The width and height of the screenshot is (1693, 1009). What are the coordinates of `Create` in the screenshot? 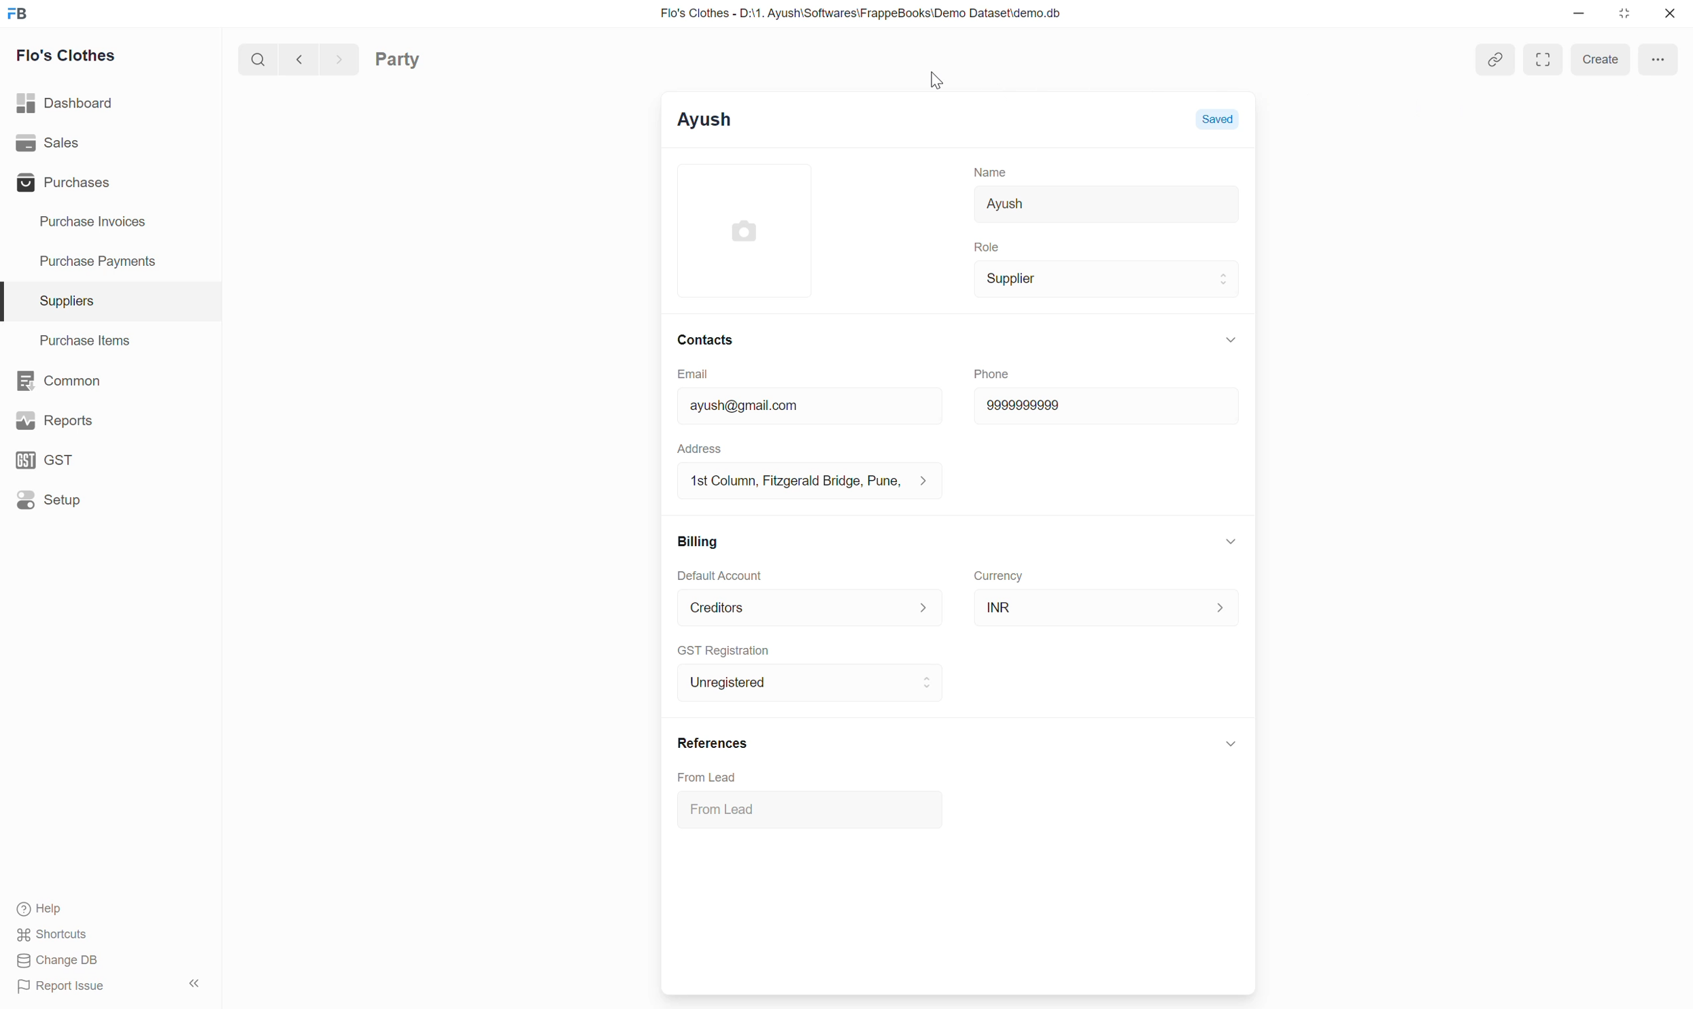 It's located at (1601, 59).